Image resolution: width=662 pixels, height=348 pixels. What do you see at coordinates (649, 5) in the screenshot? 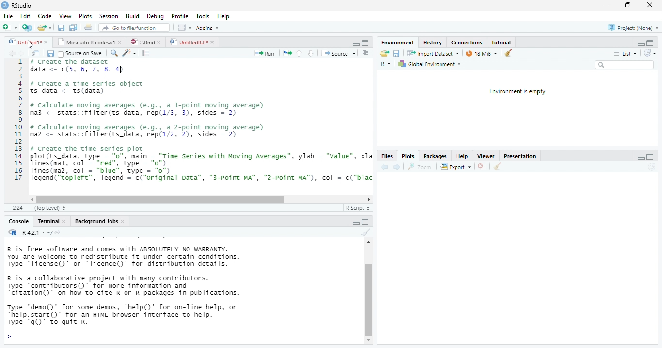
I see `close` at bounding box center [649, 5].